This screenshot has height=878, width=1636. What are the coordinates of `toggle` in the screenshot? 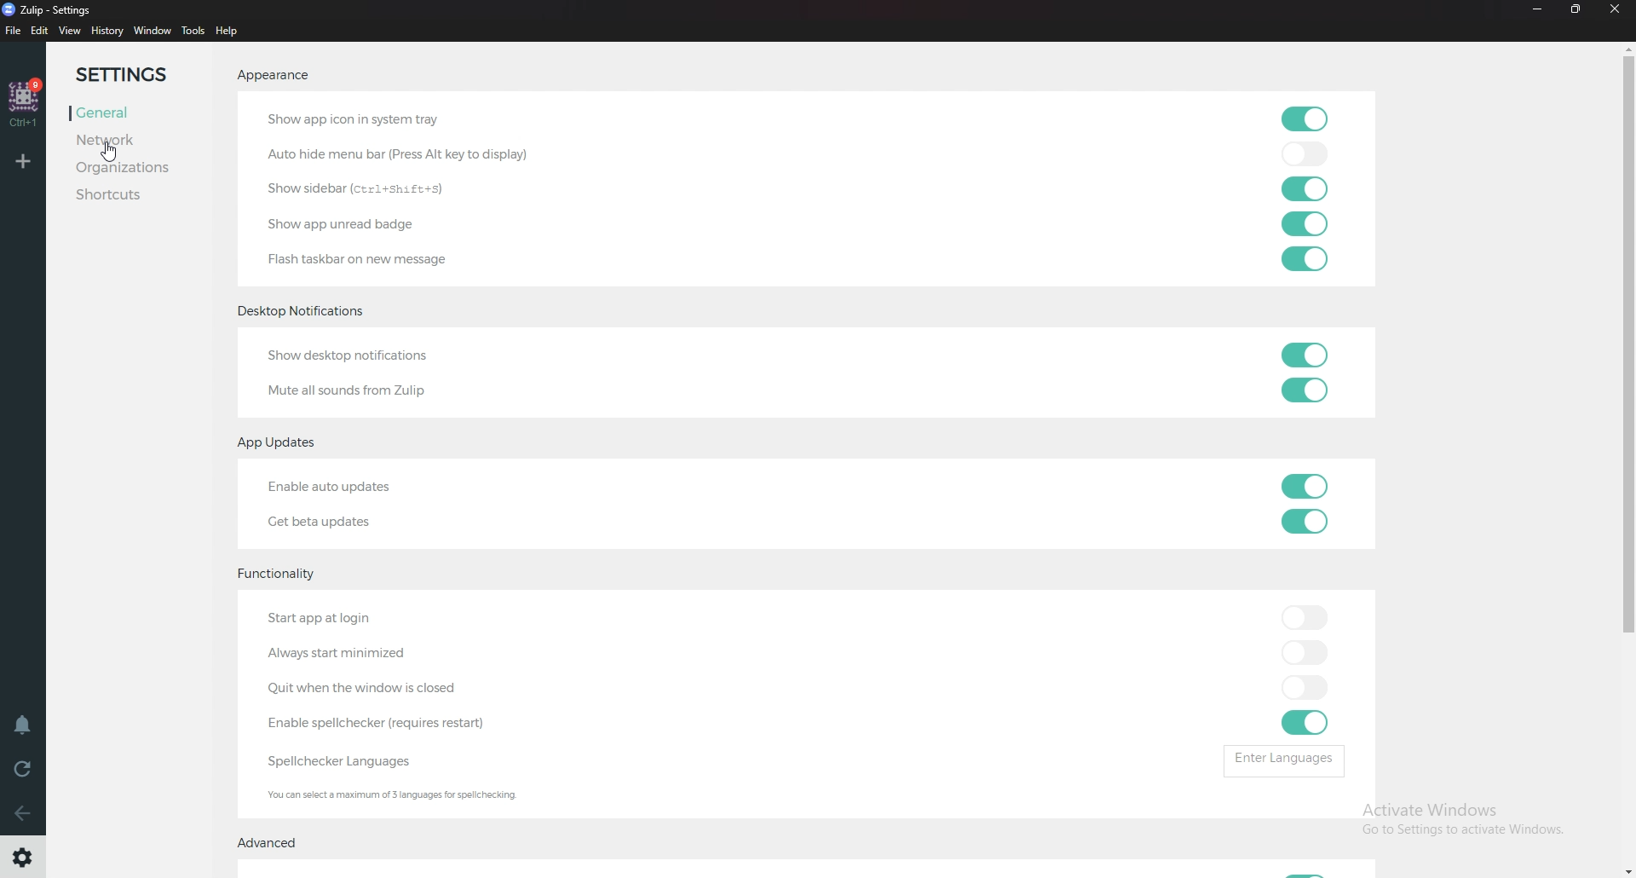 It's located at (1304, 723).